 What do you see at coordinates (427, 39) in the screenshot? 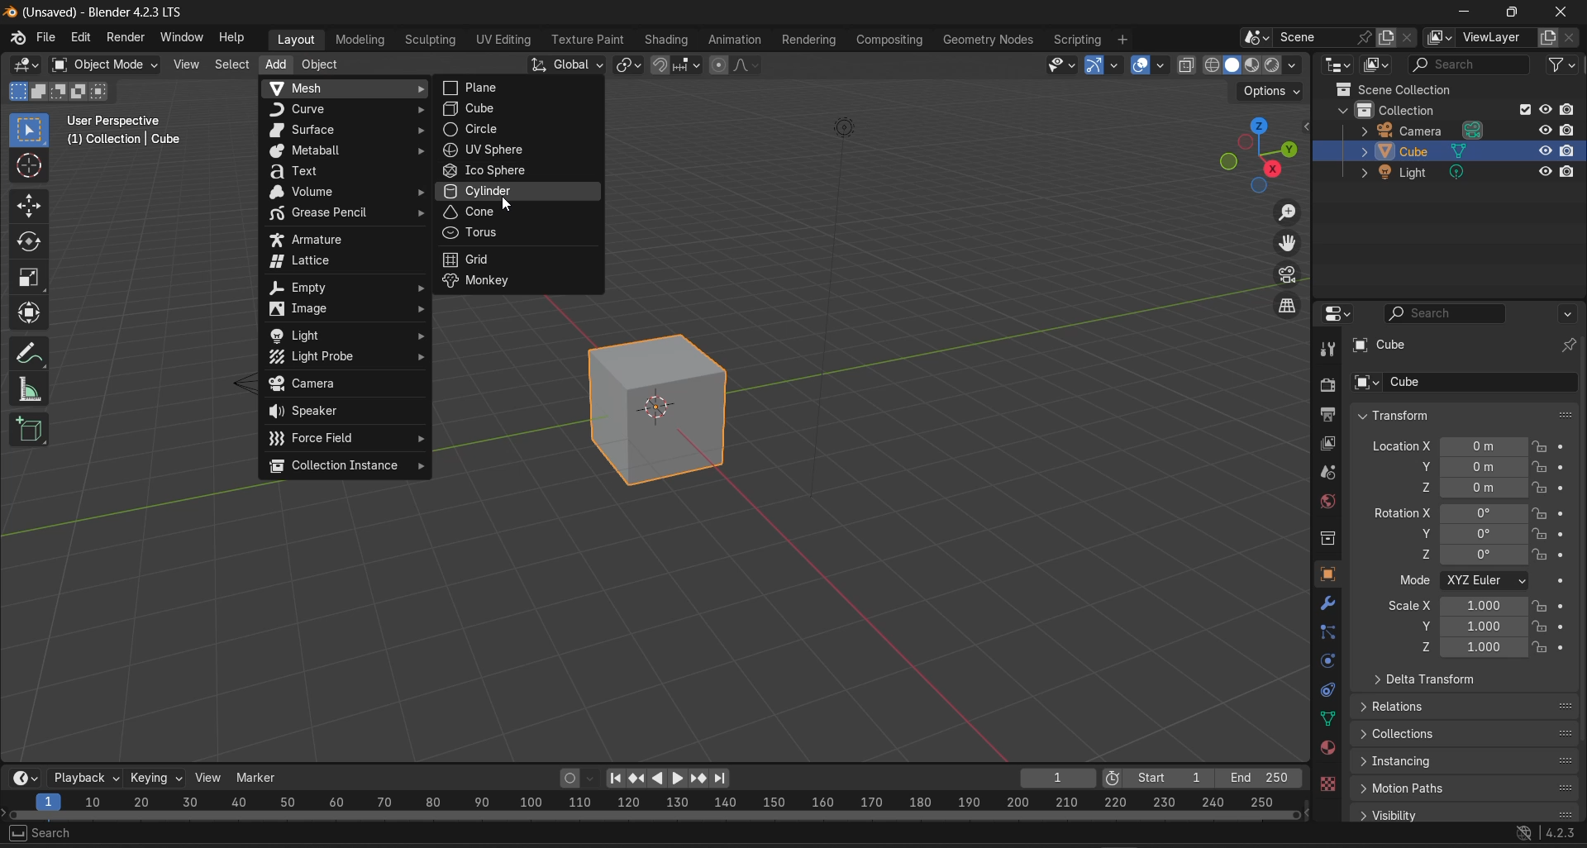
I see `sculpting` at bounding box center [427, 39].